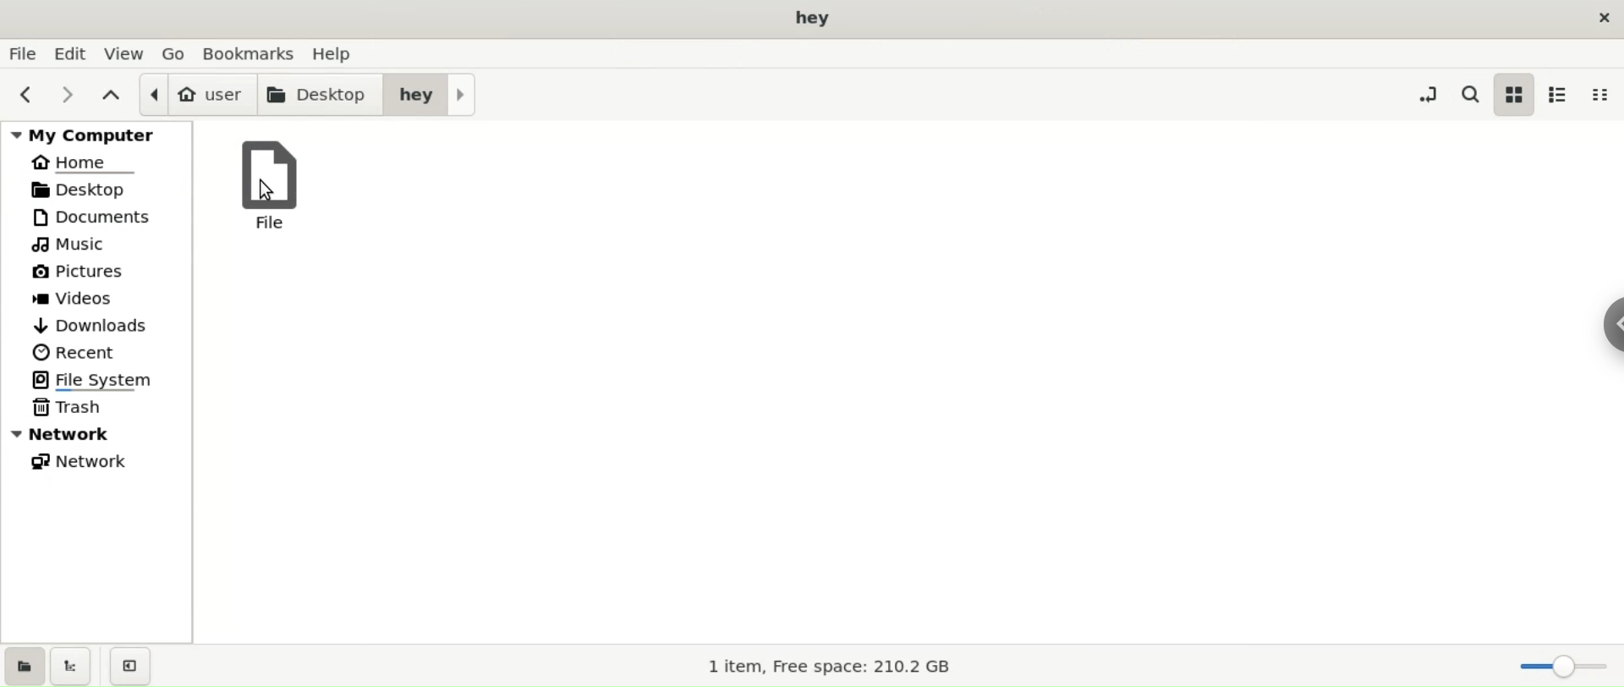 The image size is (1624, 687). I want to click on compact view, so click(1605, 94).